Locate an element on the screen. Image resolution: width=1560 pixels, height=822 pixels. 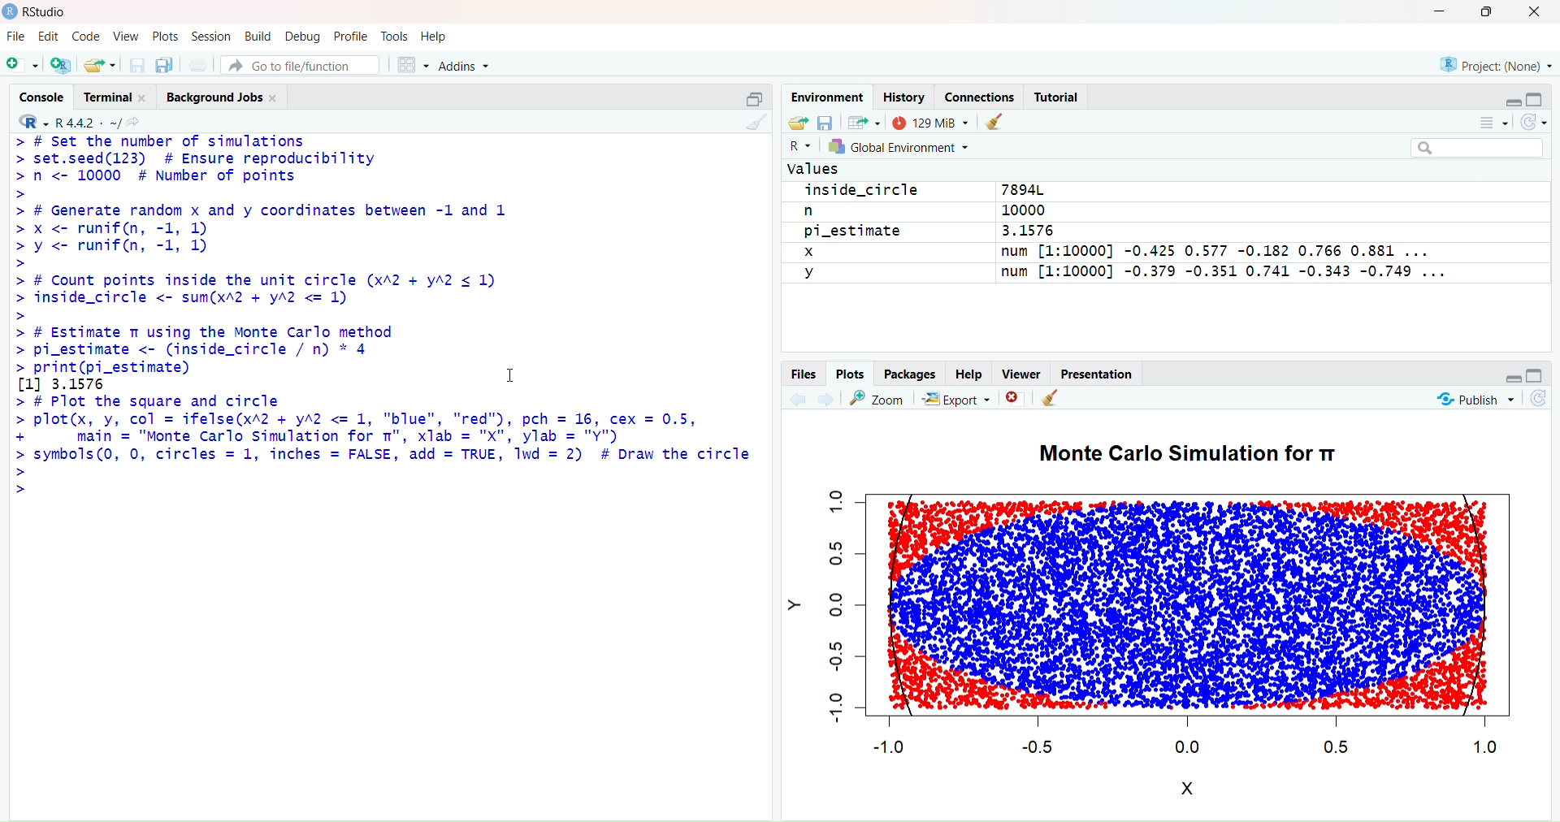
Profile is located at coordinates (353, 34).